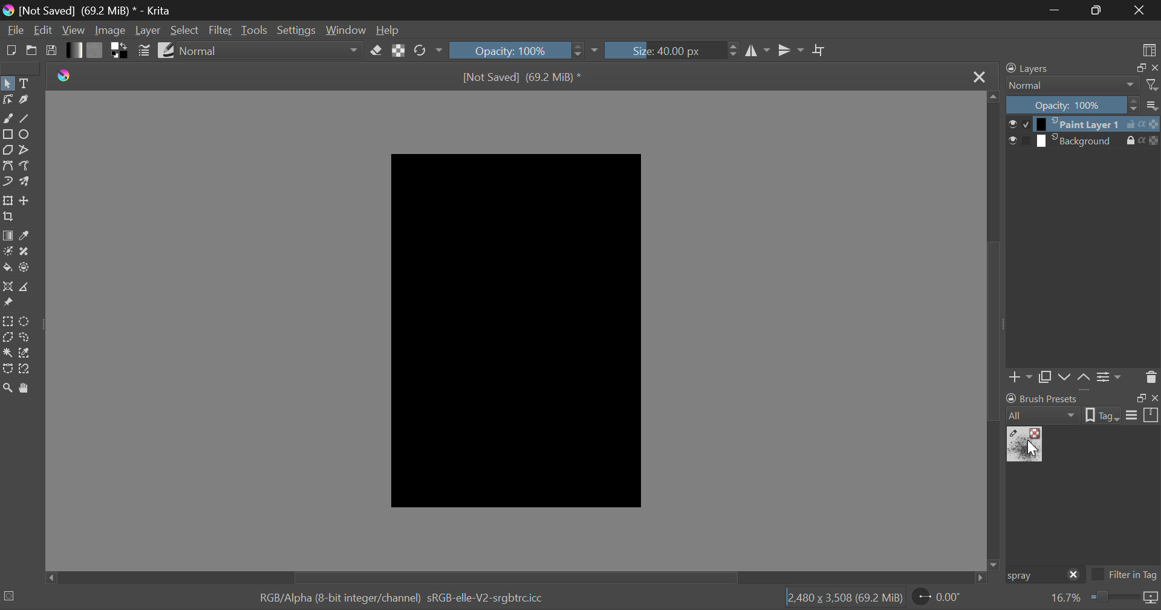 This screenshot has height=610, width=1161. What do you see at coordinates (23, 287) in the screenshot?
I see `Measurements` at bounding box center [23, 287].